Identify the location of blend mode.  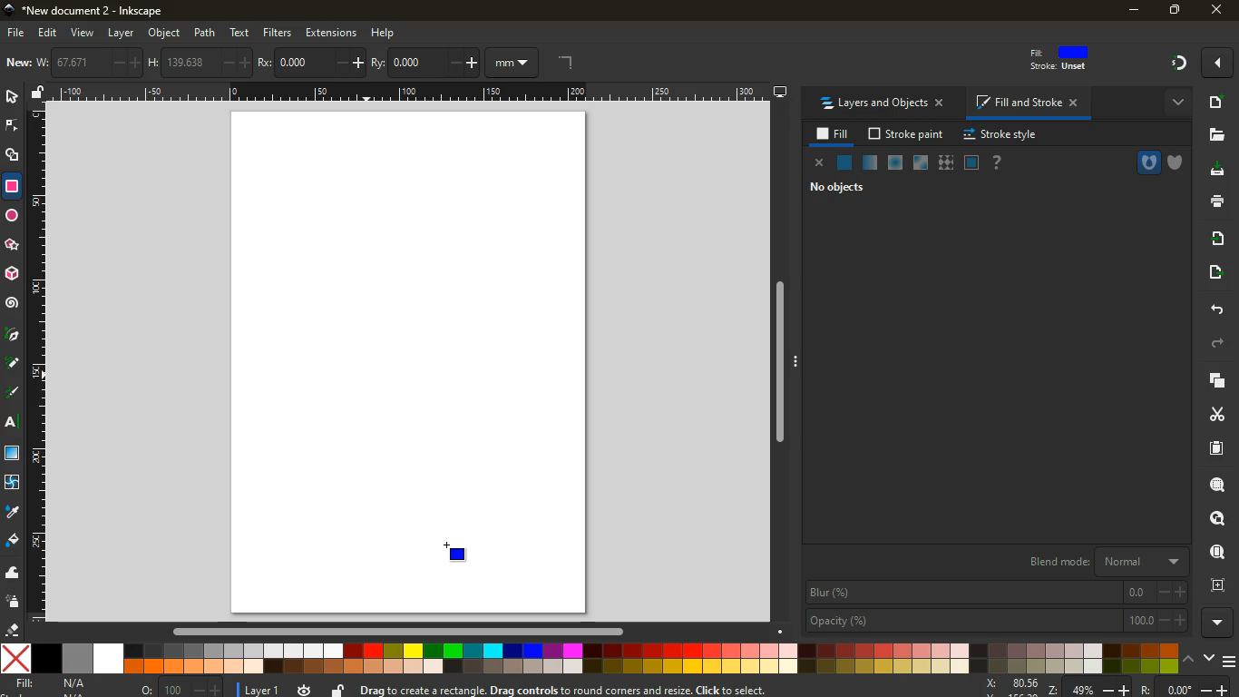
(1107, 562).